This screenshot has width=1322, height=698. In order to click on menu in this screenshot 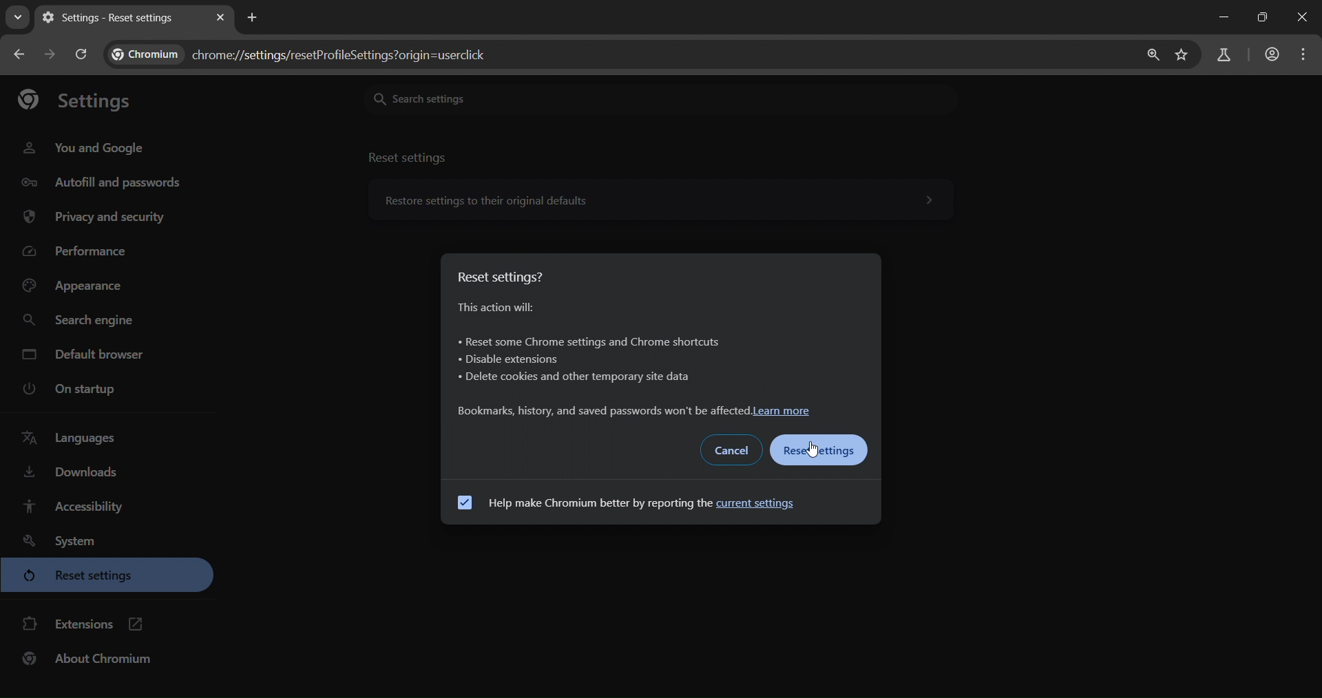, I will do `click(1306, 54)`.